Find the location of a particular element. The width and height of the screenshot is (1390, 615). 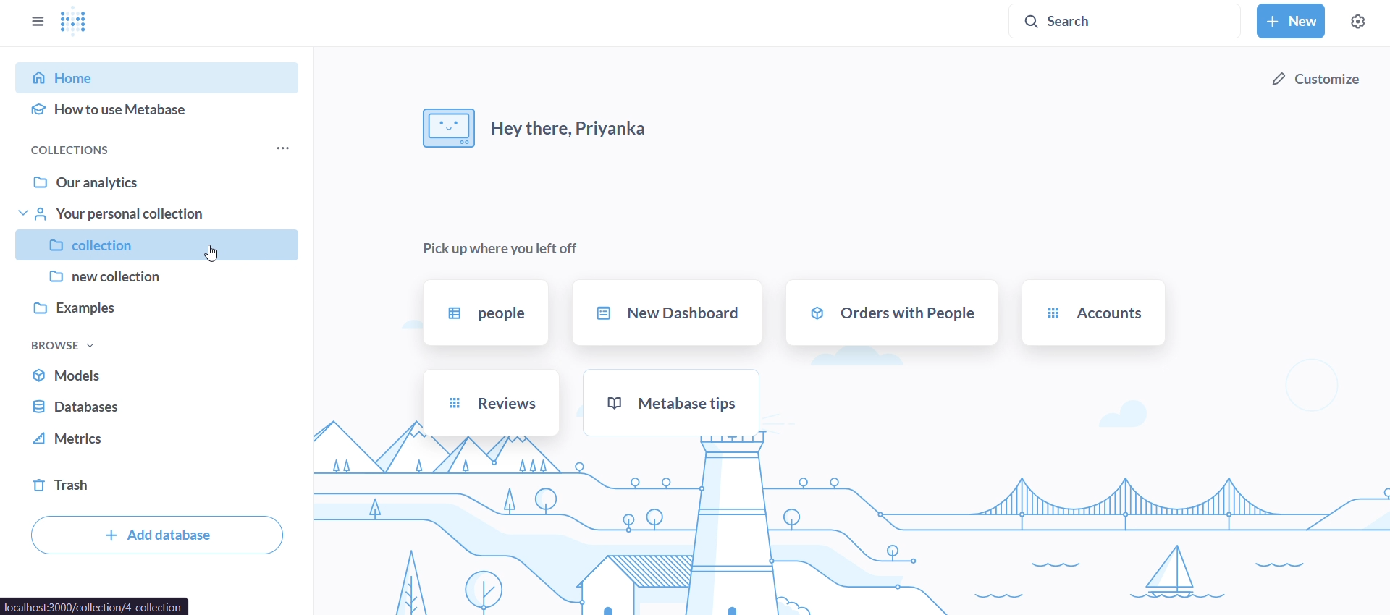

your personal collection is located at coordinates (159, 214).